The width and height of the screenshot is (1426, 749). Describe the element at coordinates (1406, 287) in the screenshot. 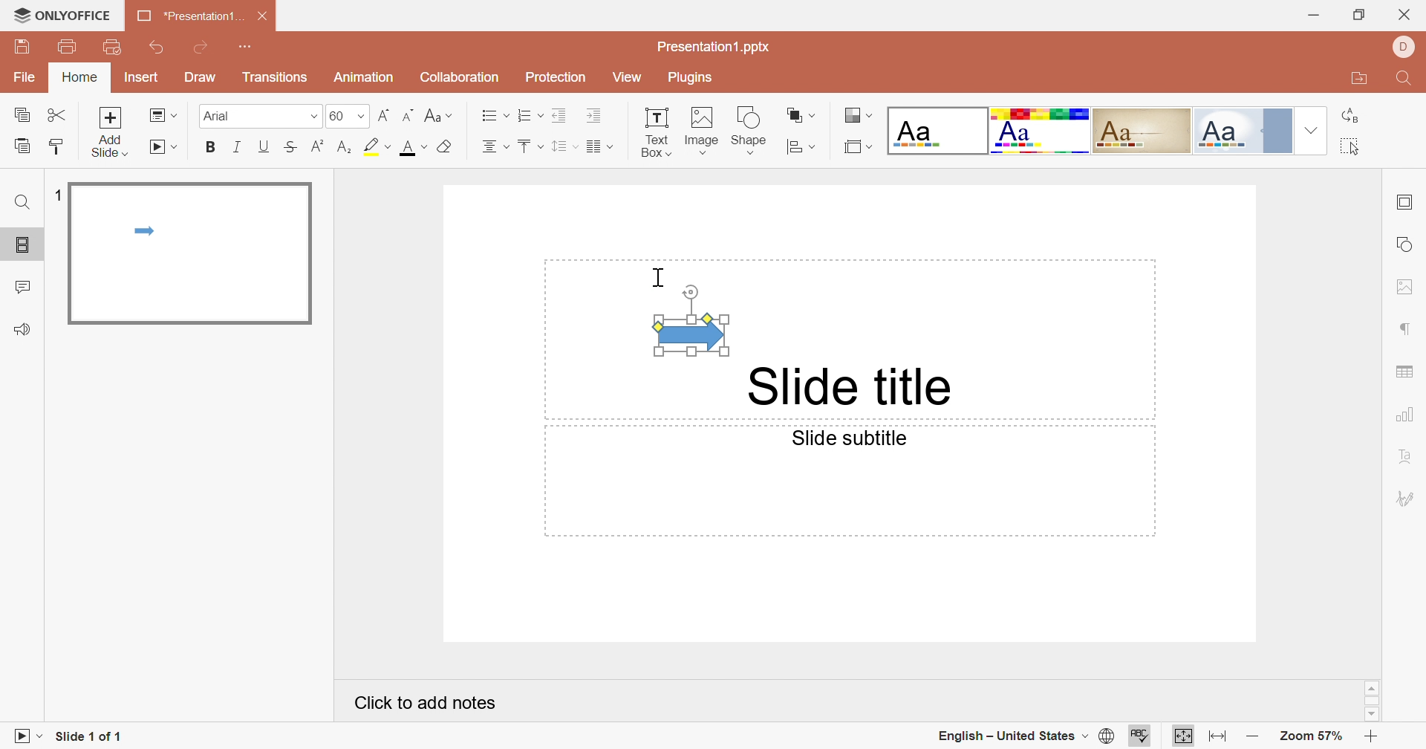

I see `Image settings` at that location.